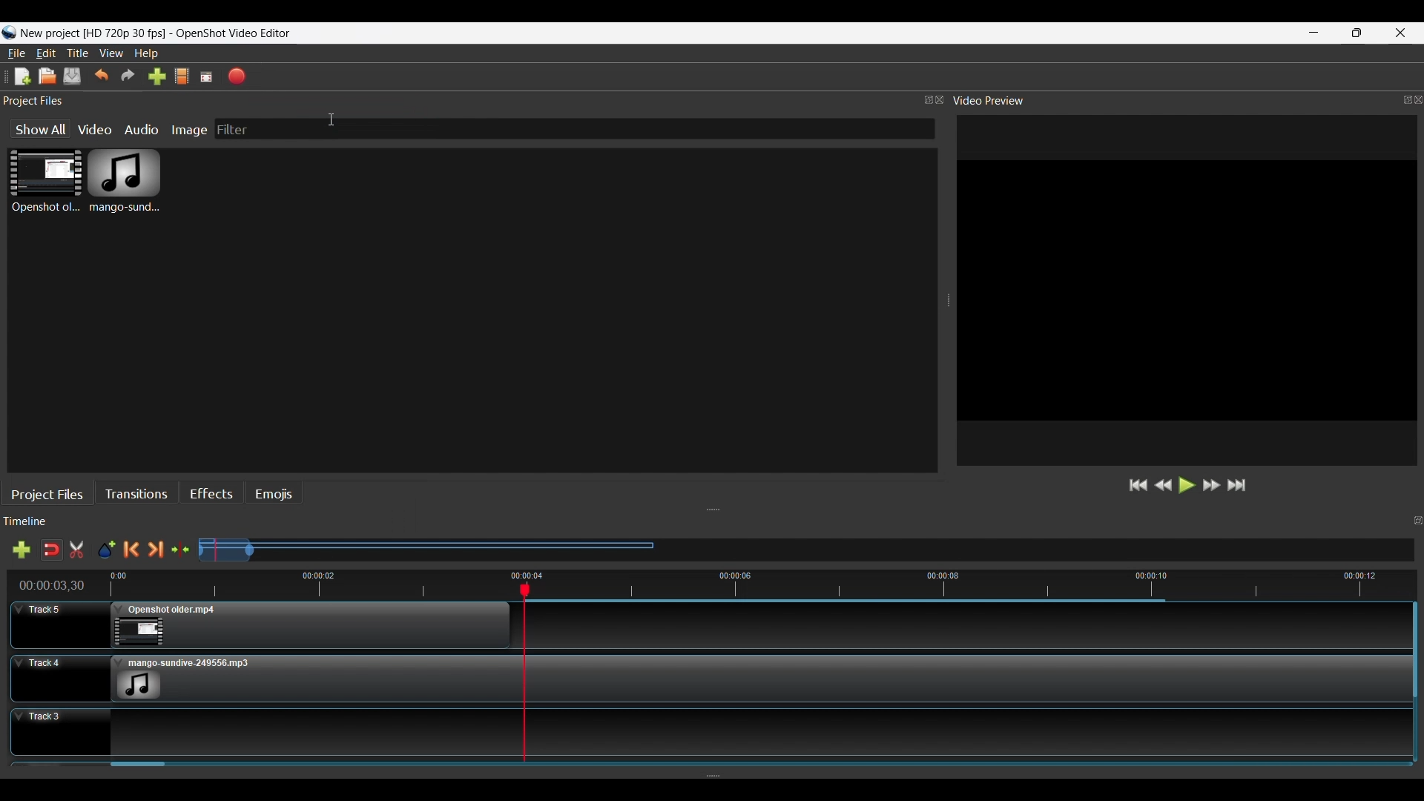  What do you see at coordinates (108, 546) in the screenshot?
I see `Add Marker` at bounding box center [108, 546].